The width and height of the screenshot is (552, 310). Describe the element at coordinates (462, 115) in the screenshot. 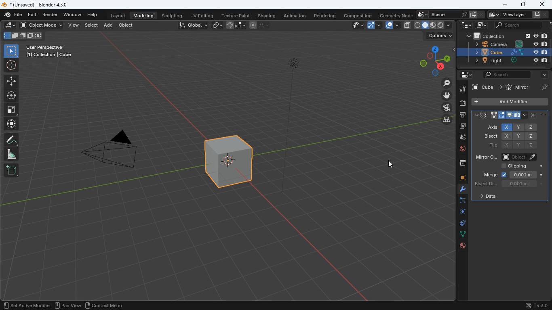

I see `print` at that location.